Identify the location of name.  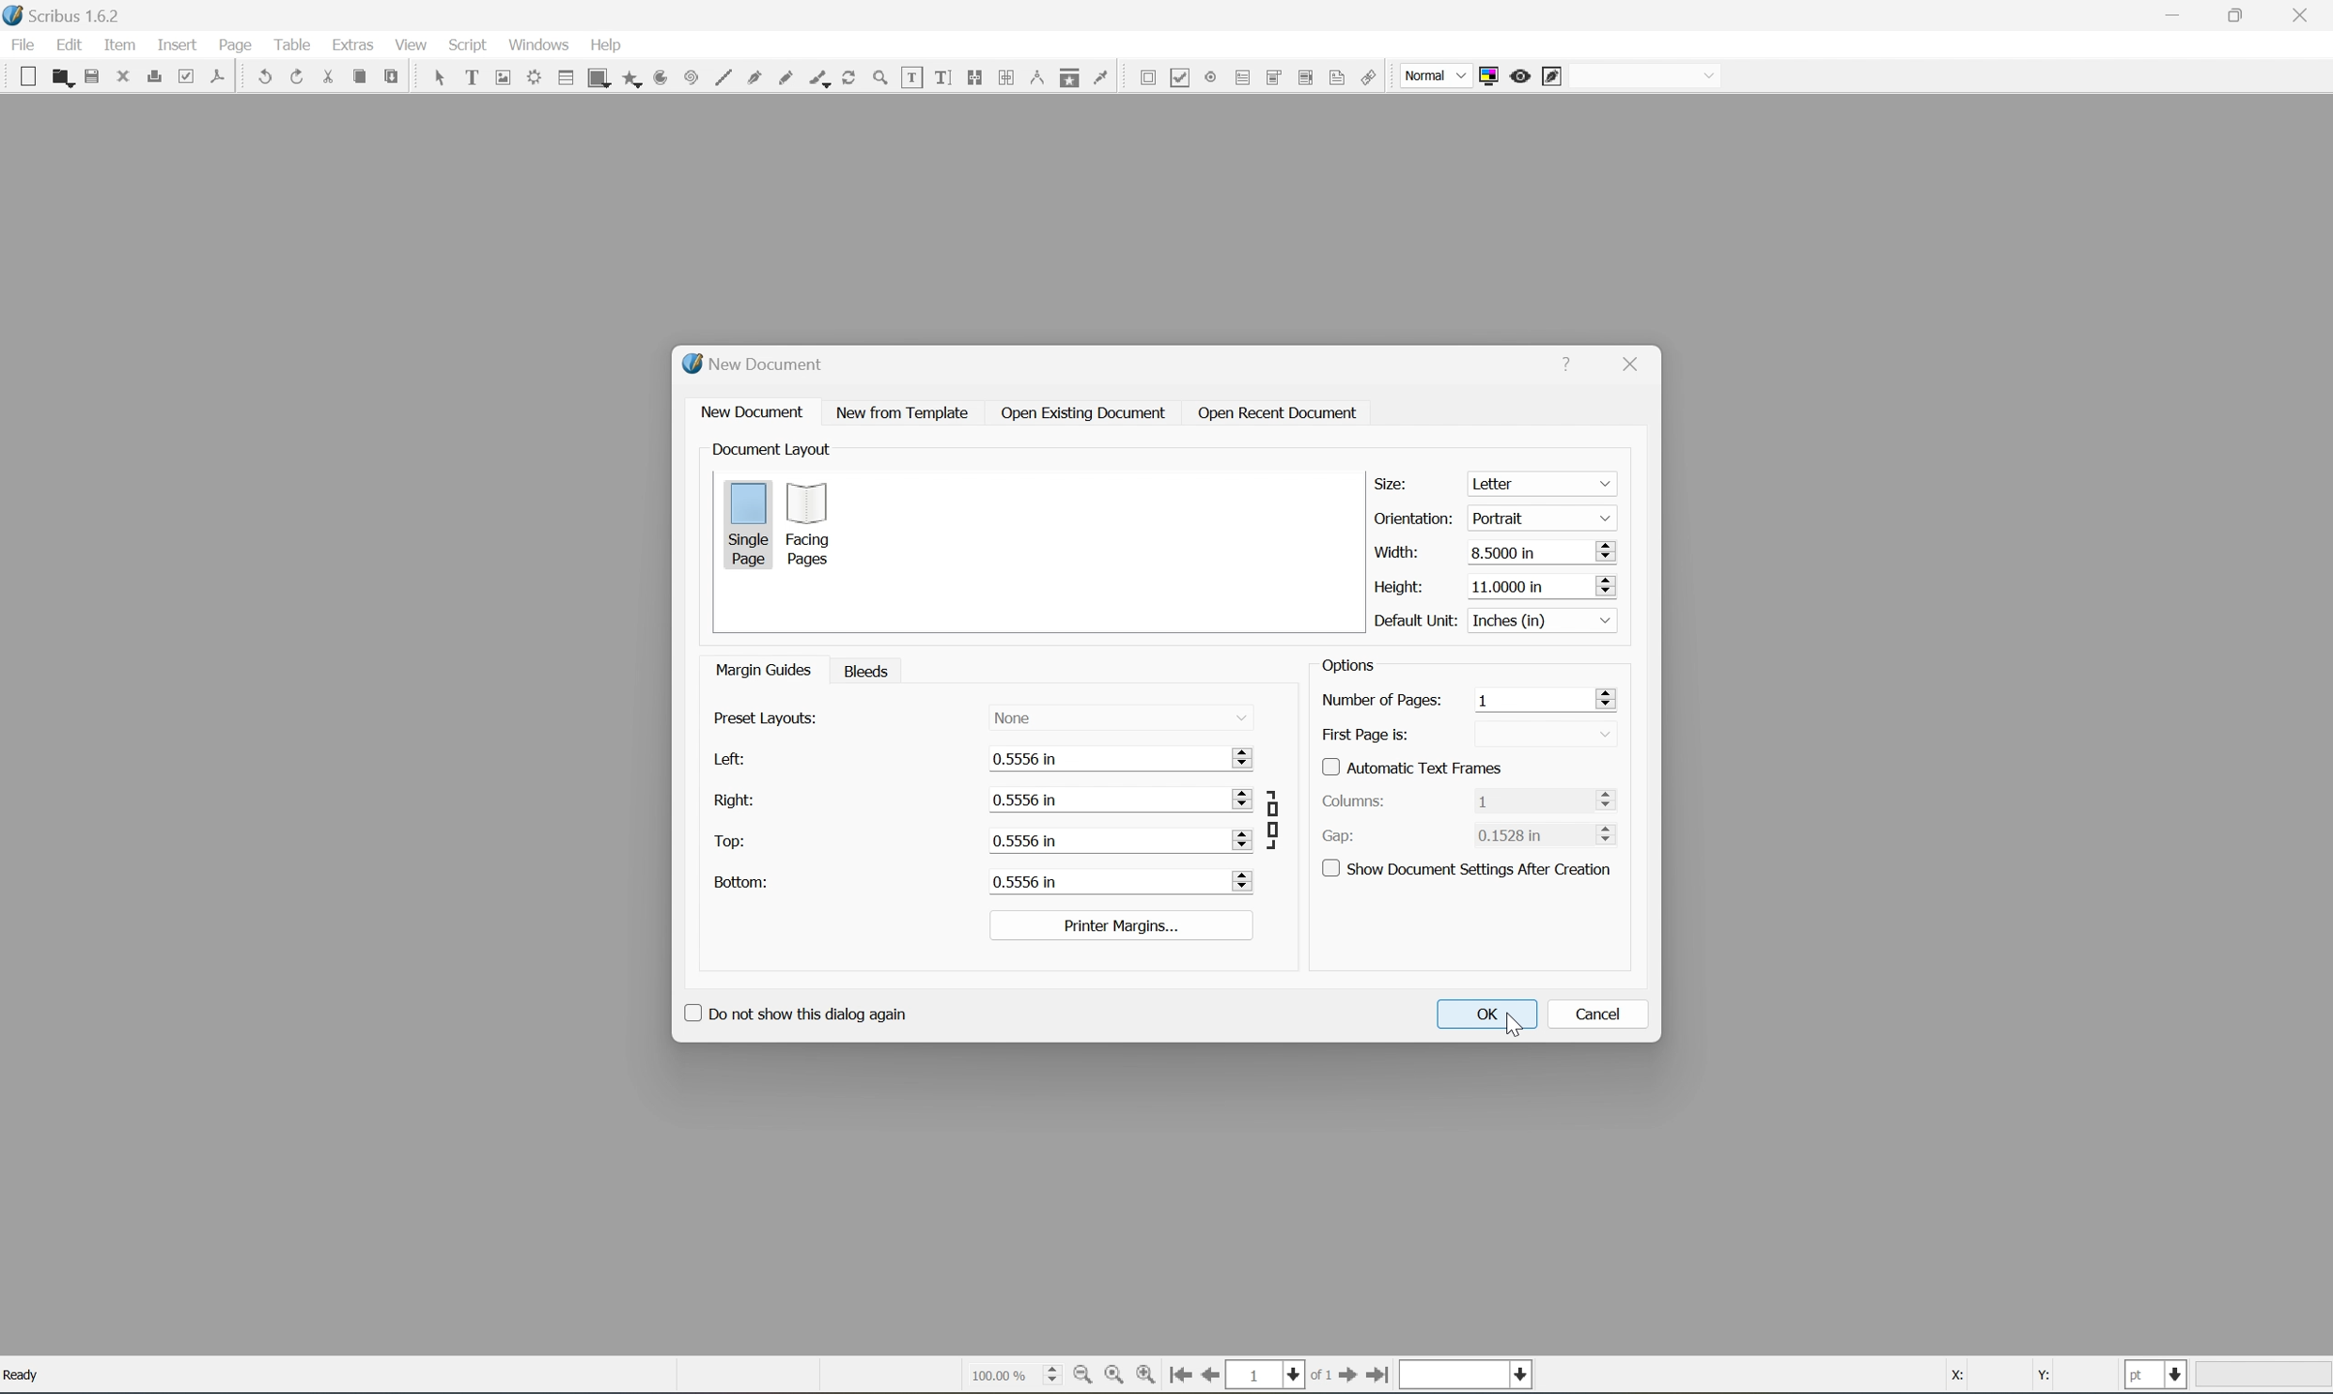
(1112, 719).